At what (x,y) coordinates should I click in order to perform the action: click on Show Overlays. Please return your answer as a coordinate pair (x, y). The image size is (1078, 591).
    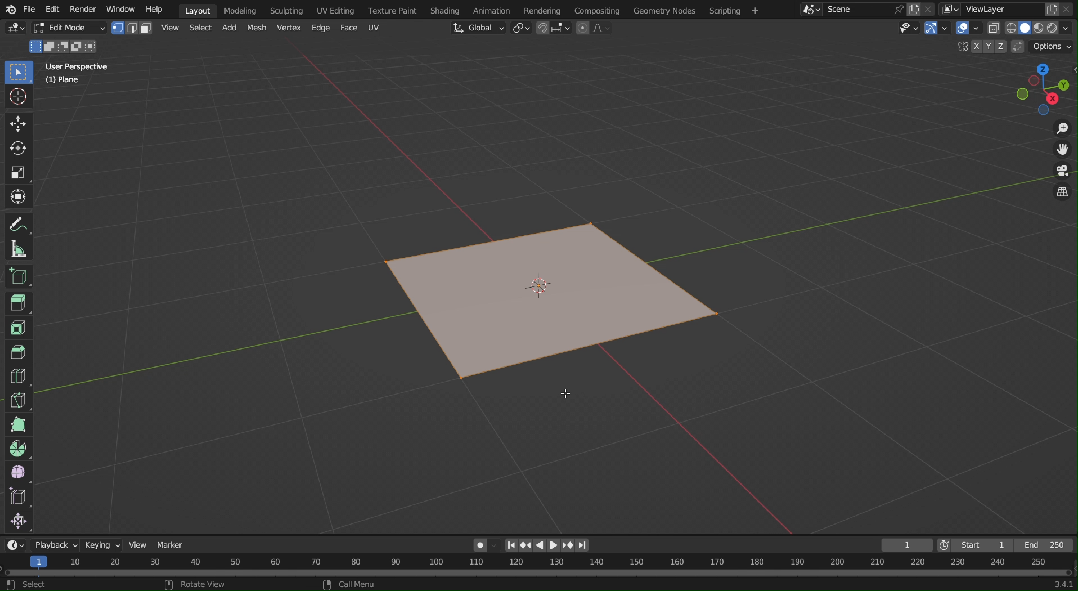
    Looking at the image, I should click on (967, 30).